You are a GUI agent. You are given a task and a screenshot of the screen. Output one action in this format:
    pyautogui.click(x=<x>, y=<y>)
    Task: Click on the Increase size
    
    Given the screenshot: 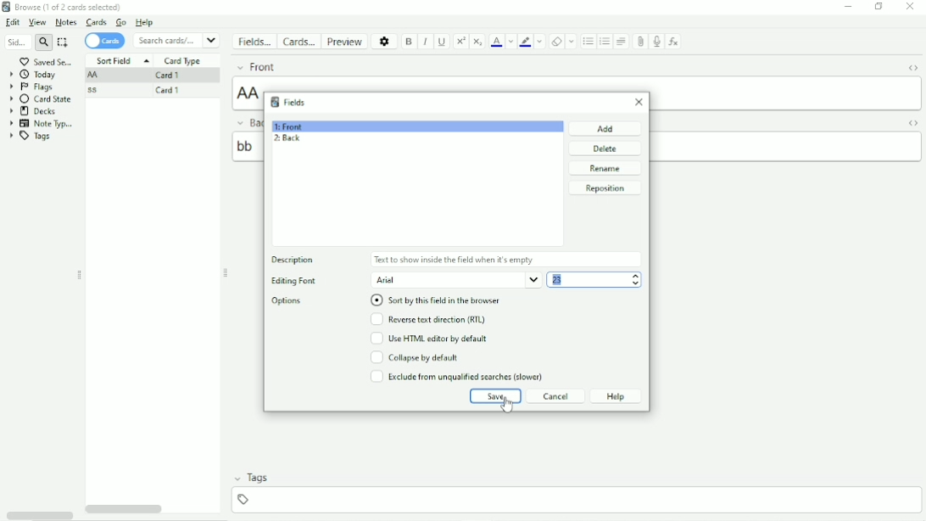 What is the action you would take?
    pyautogui.click(x=636, y=276)
    